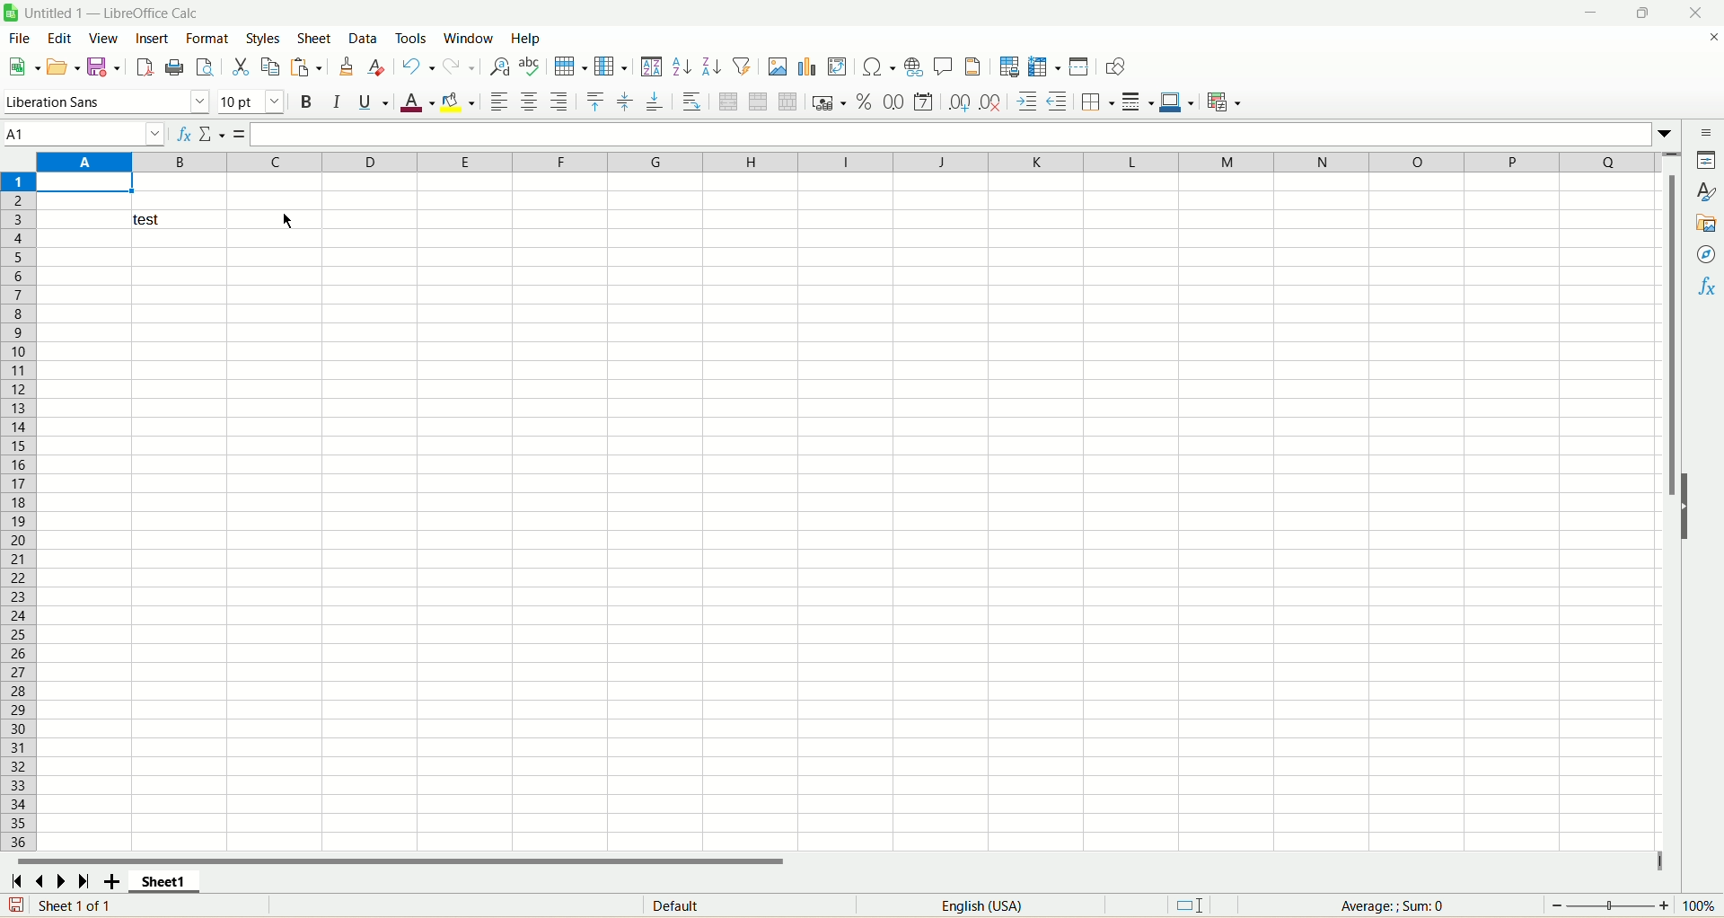  What do you see at coordinates (23, 66) in the screenshot?
I see `new` at bounding box center [23, 66].